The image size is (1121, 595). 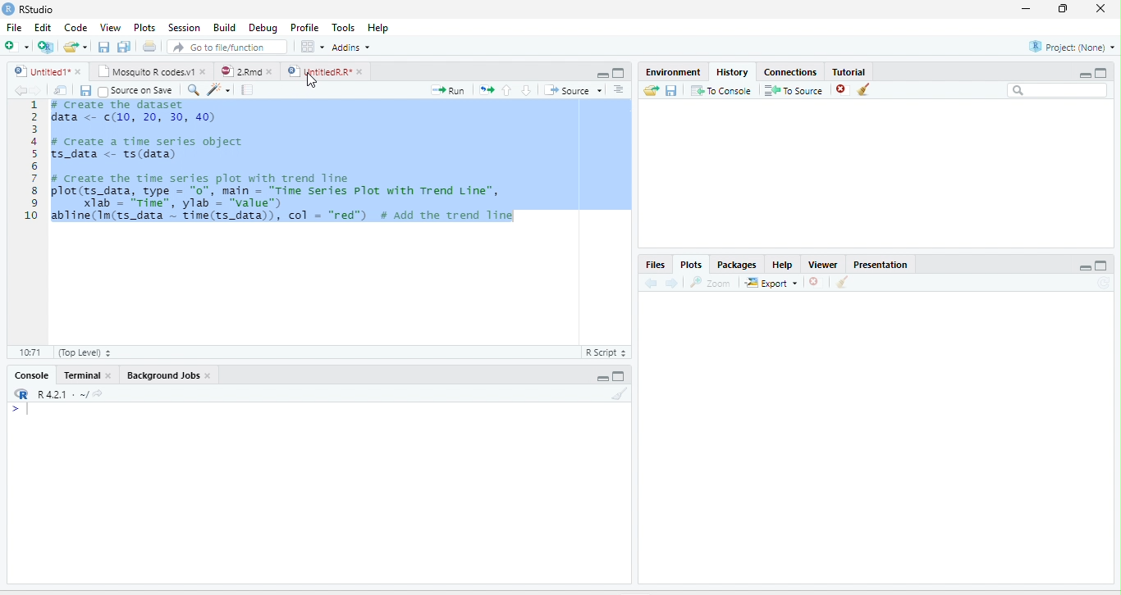 What do you see at coordinates (1105, 283) in the screenshot?
I see `Refresh current plot` at bounding box center [1105, 283].